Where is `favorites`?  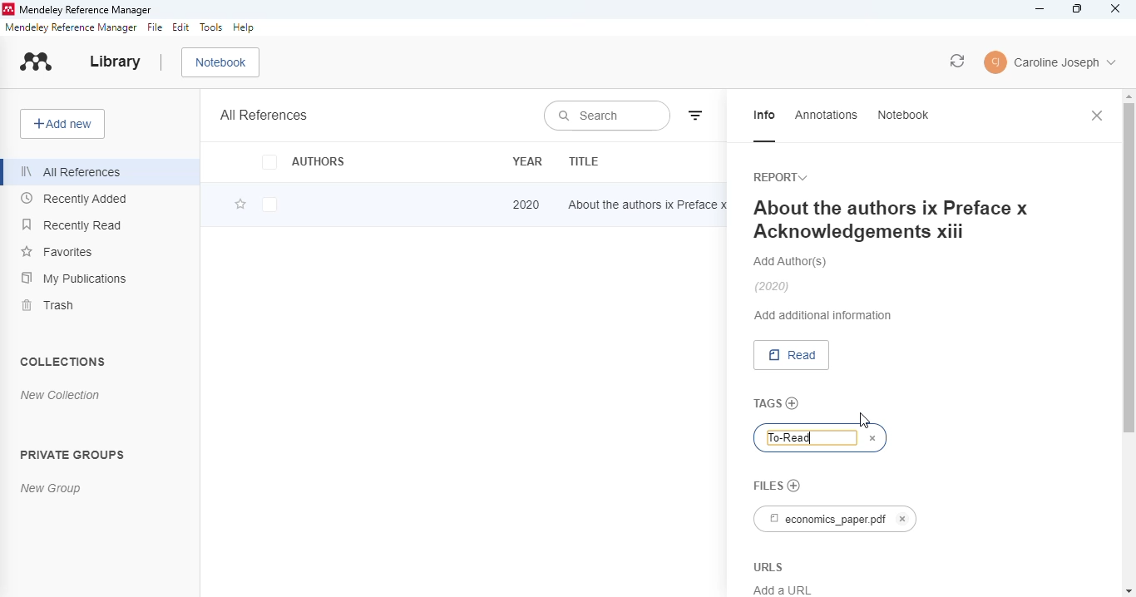
favorites is located at coordinates (57, 250).